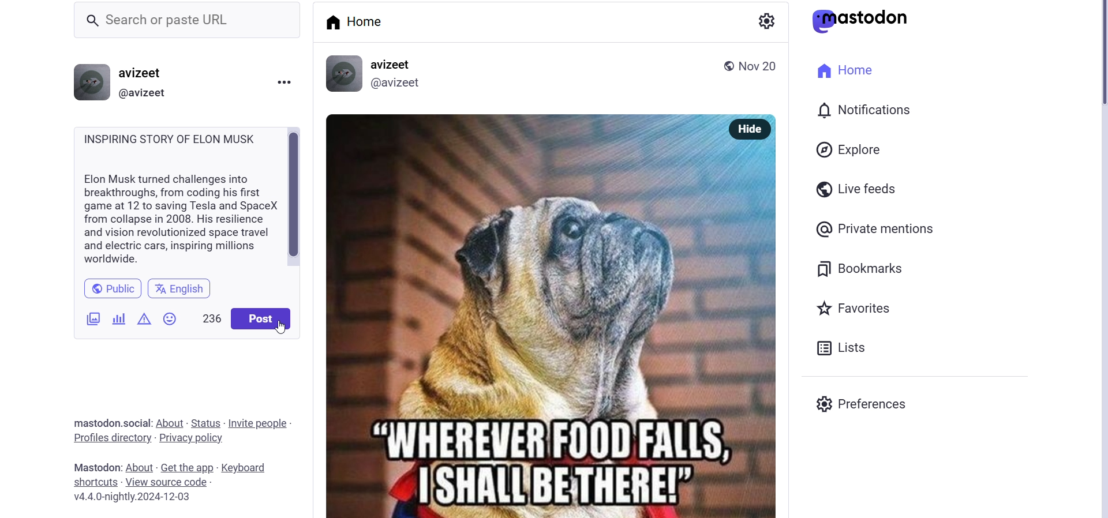 Image resolution: width=1108 pixels, height=518 pixels. Describe the element at coordinates (140, 498) in the screenshot. I see `version` at that location.